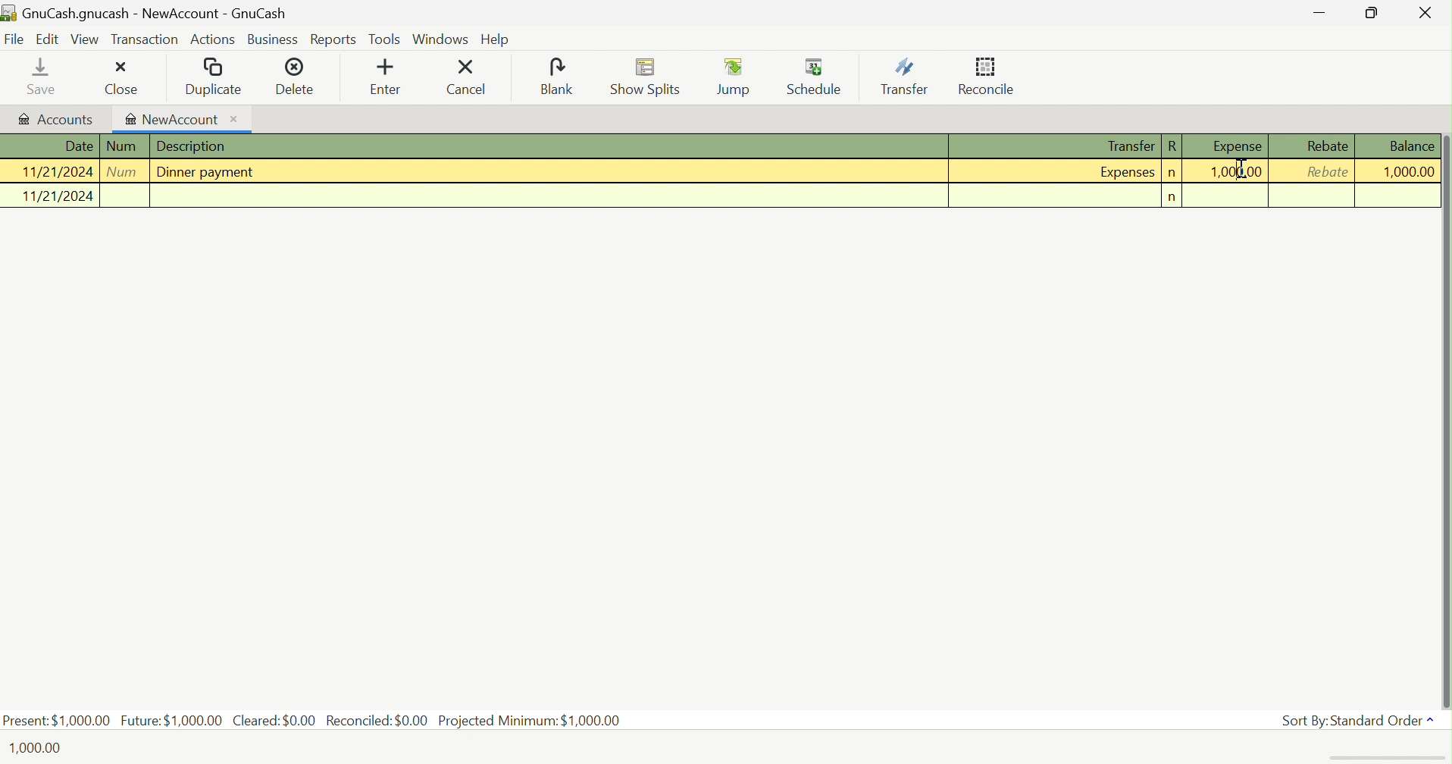  I want to click on Expense, so click(1235, 147).